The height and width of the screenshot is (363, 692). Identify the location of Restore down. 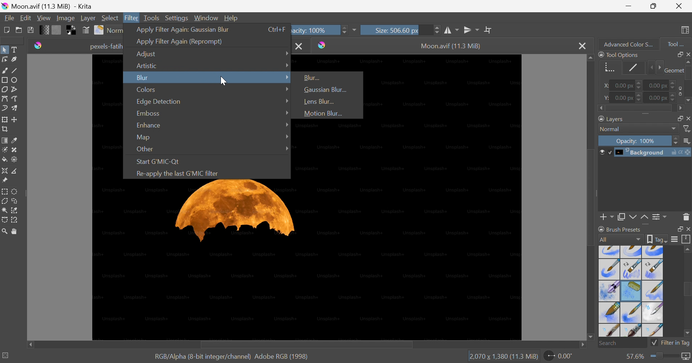
(677, 54).